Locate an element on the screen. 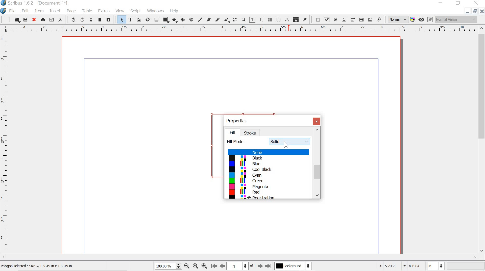 The image size is (485, 271). edit text with story editor is located at coordinates (262, 20).